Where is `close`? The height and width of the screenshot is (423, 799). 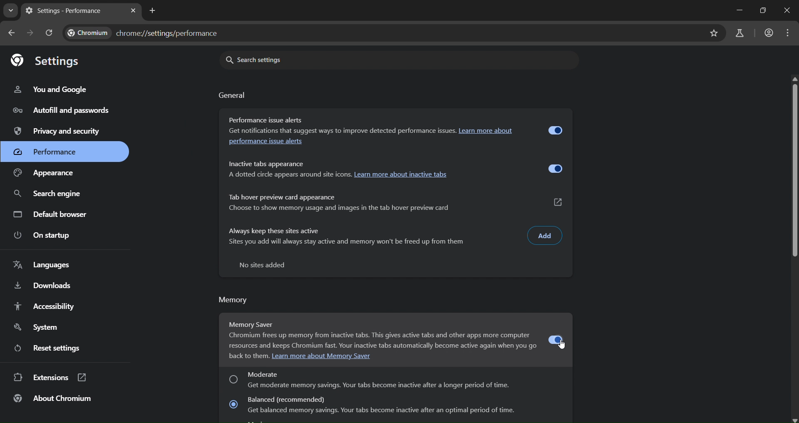 close is located at coordinates (789, 12).